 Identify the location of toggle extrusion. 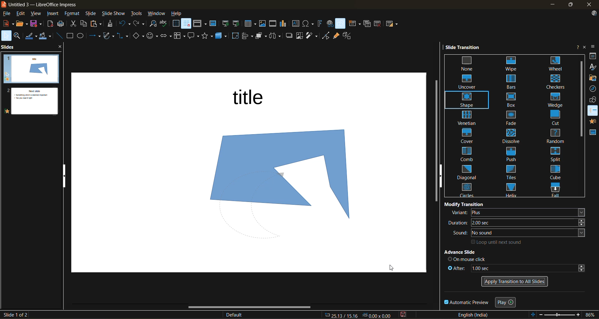
(349, 36).